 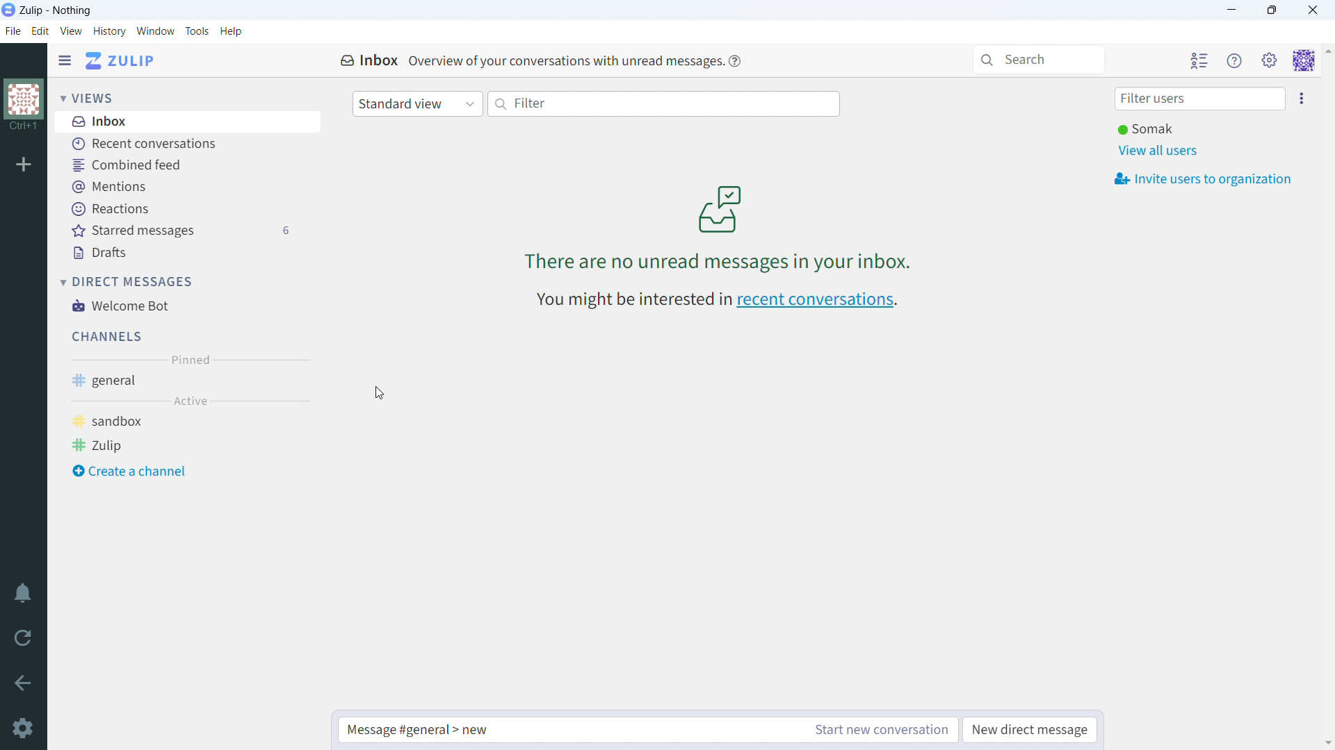 I want to click on hide sidebar menu, so click(x=65, y=61).